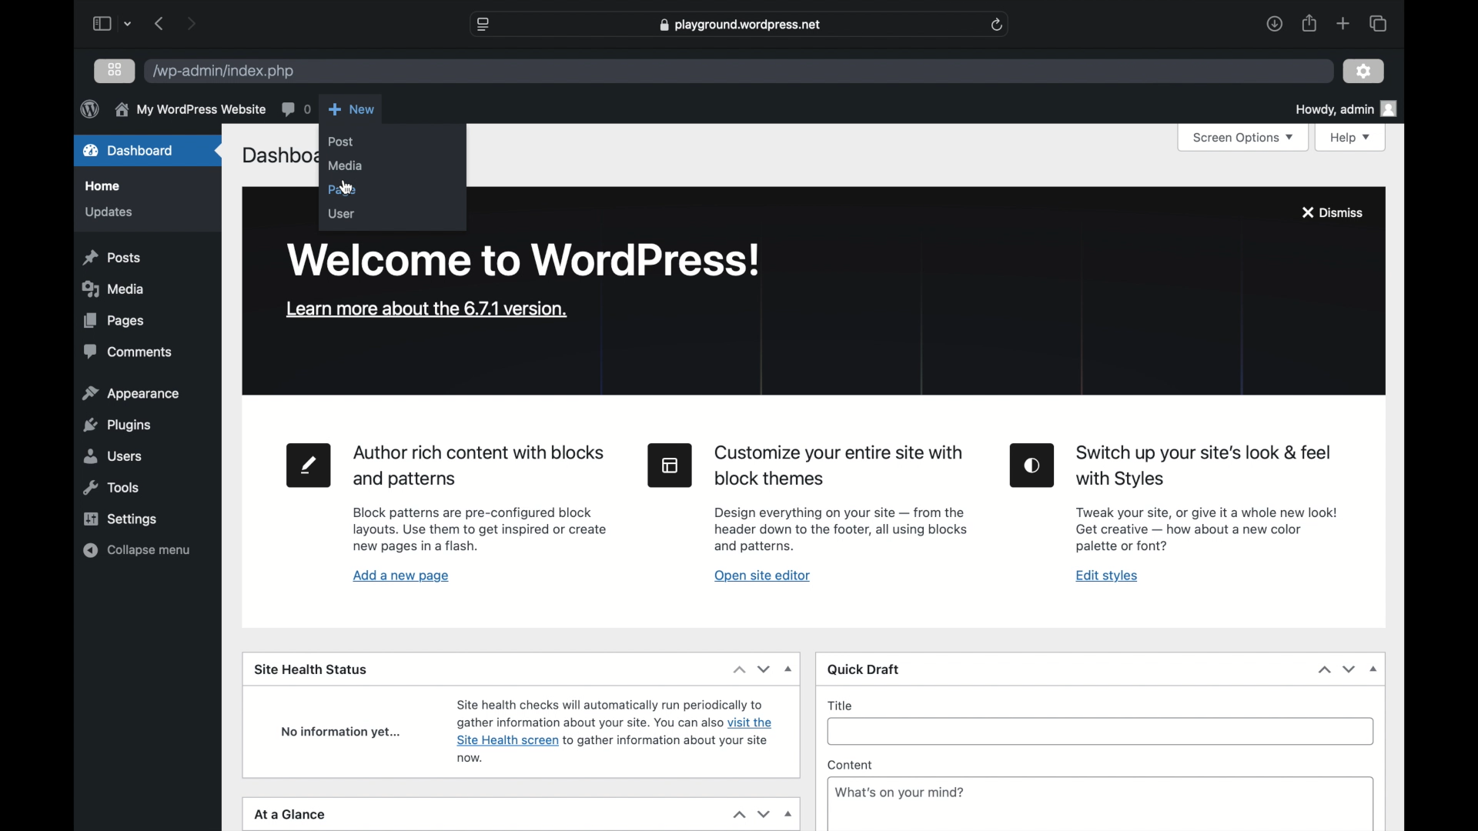  What do you see at coordinates (1274, 23) in the screenshot?
I see `downloads` at bounding box center [1274, 23].